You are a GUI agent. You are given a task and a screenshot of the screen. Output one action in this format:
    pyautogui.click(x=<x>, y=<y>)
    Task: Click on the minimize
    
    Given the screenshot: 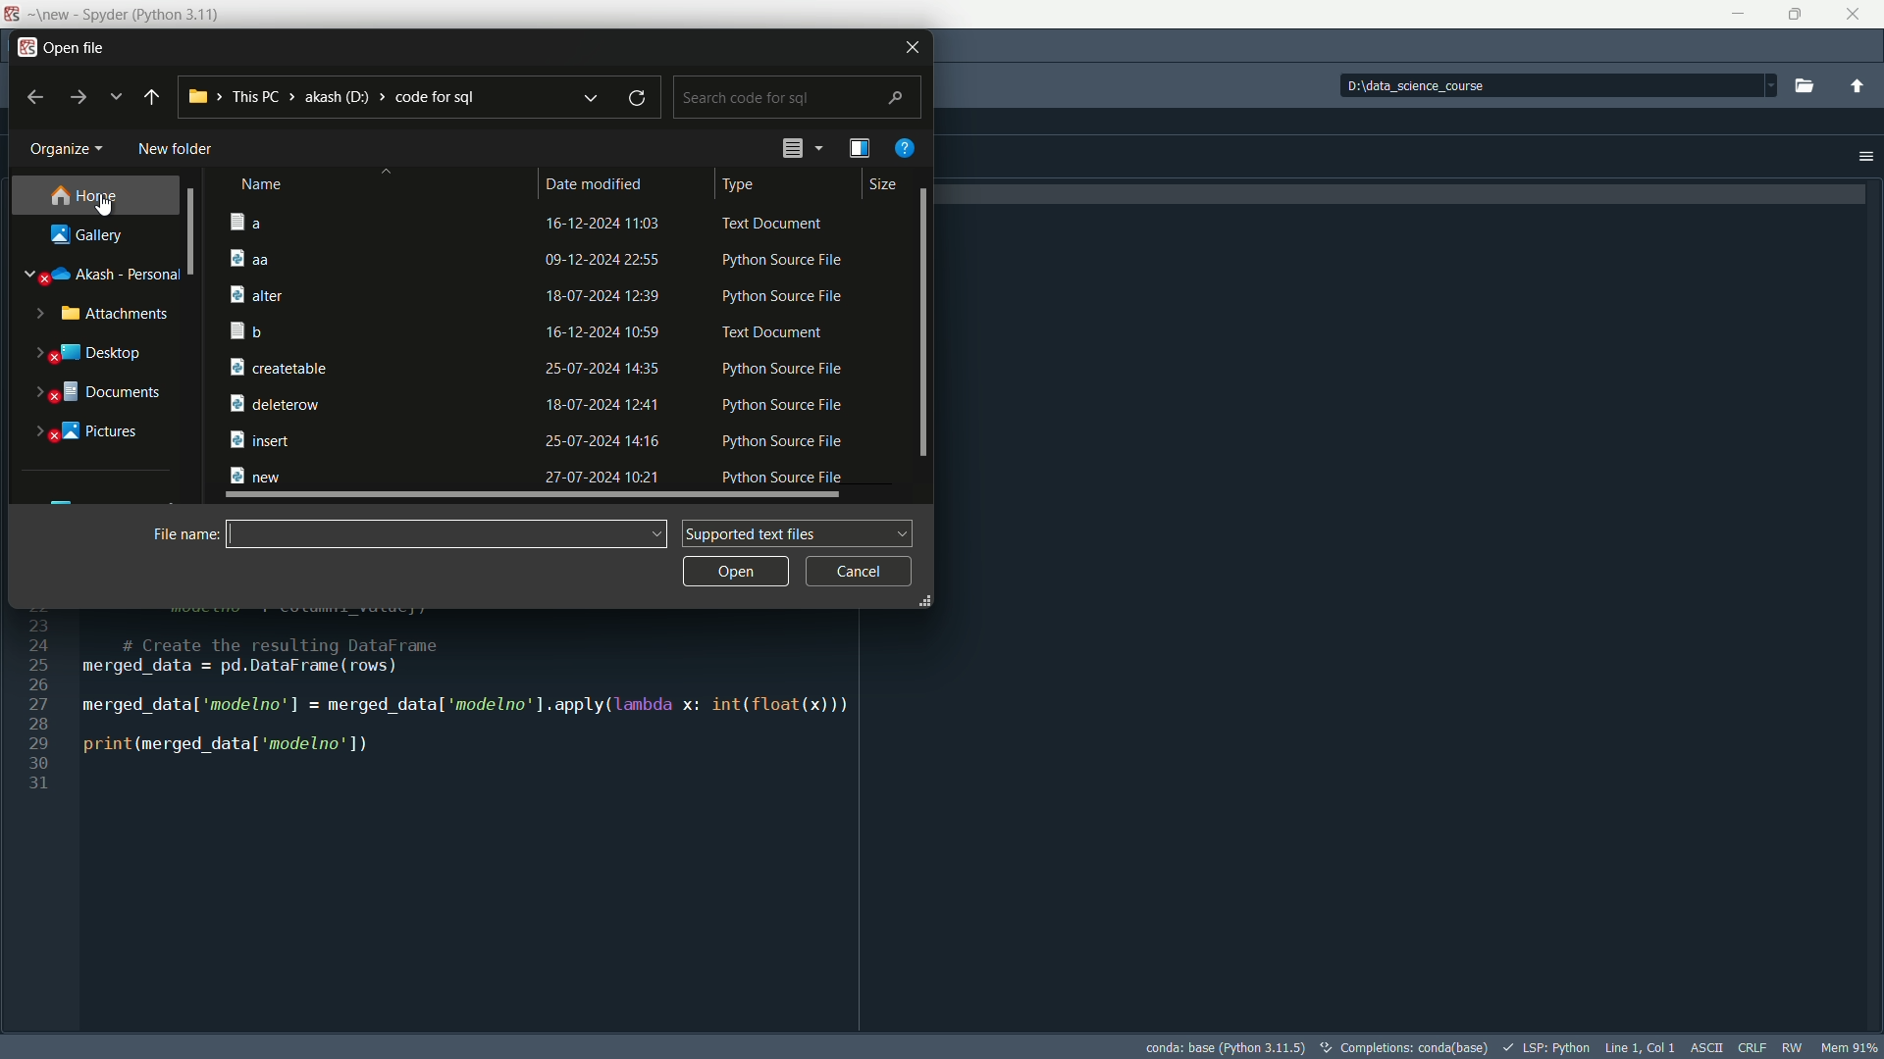 What is the action you would take?
    pyautogui.click(x=1734, y=14)
    